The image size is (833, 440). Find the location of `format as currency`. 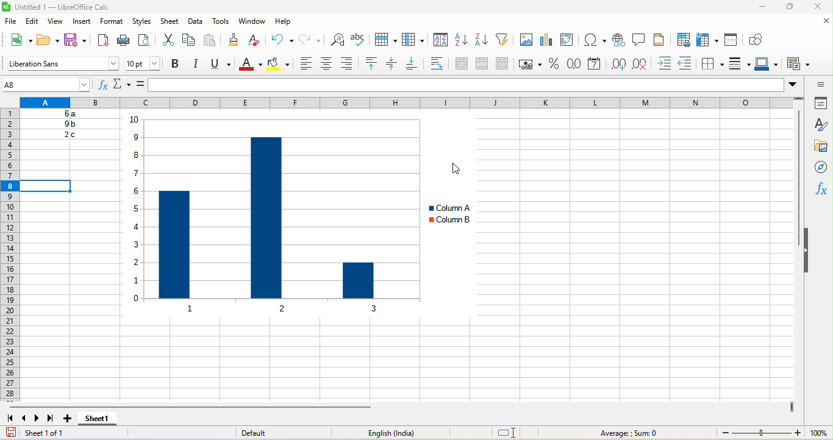

format as currency is located at coordinates (531, 66).